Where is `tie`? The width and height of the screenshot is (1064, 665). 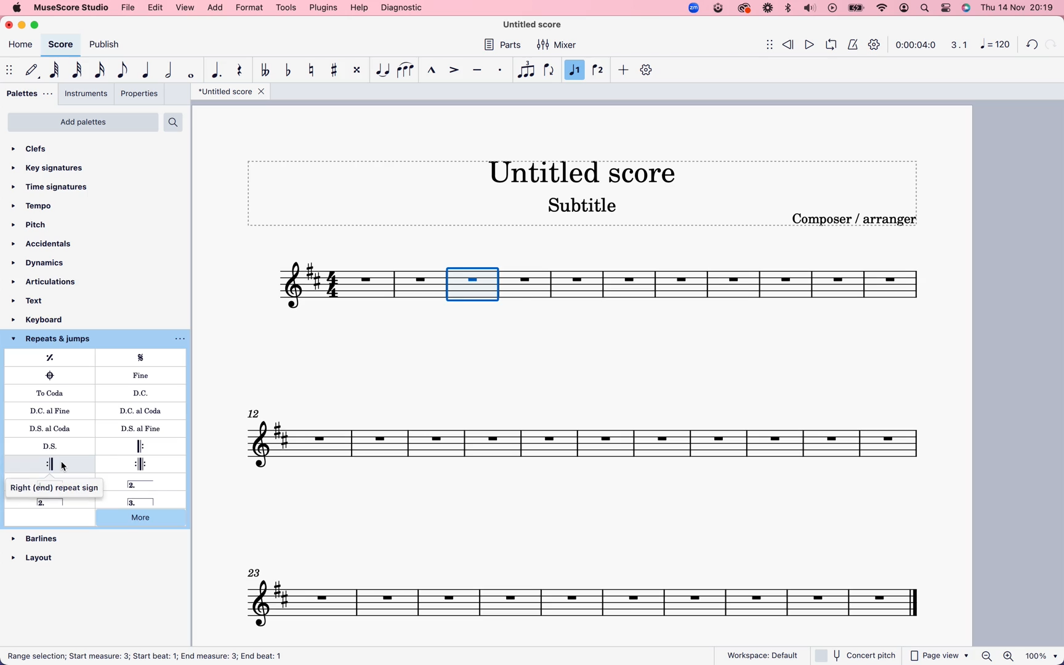 tie is located at coordinates (382, 70).